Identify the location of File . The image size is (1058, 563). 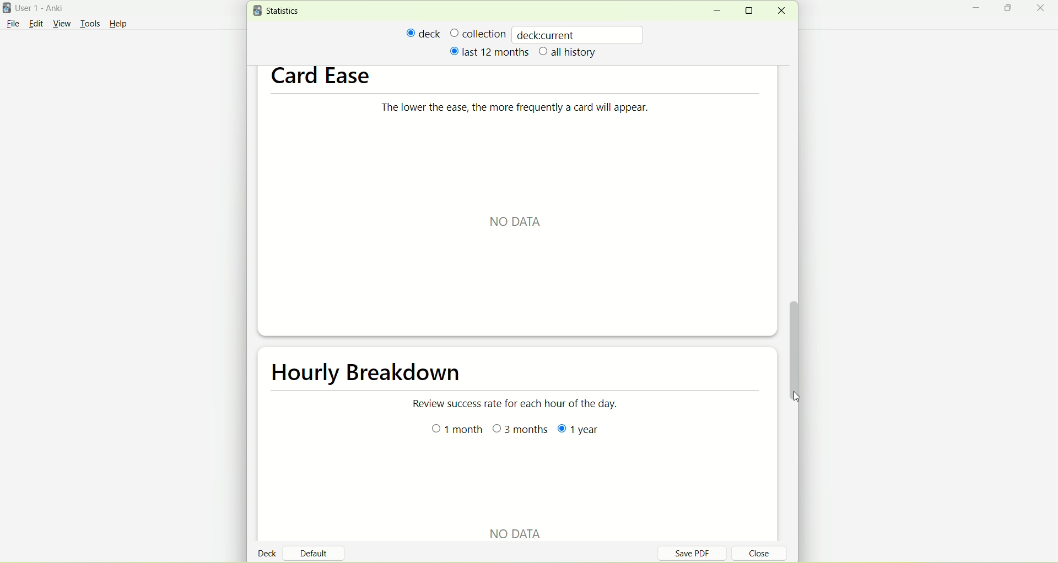
(13, 24).